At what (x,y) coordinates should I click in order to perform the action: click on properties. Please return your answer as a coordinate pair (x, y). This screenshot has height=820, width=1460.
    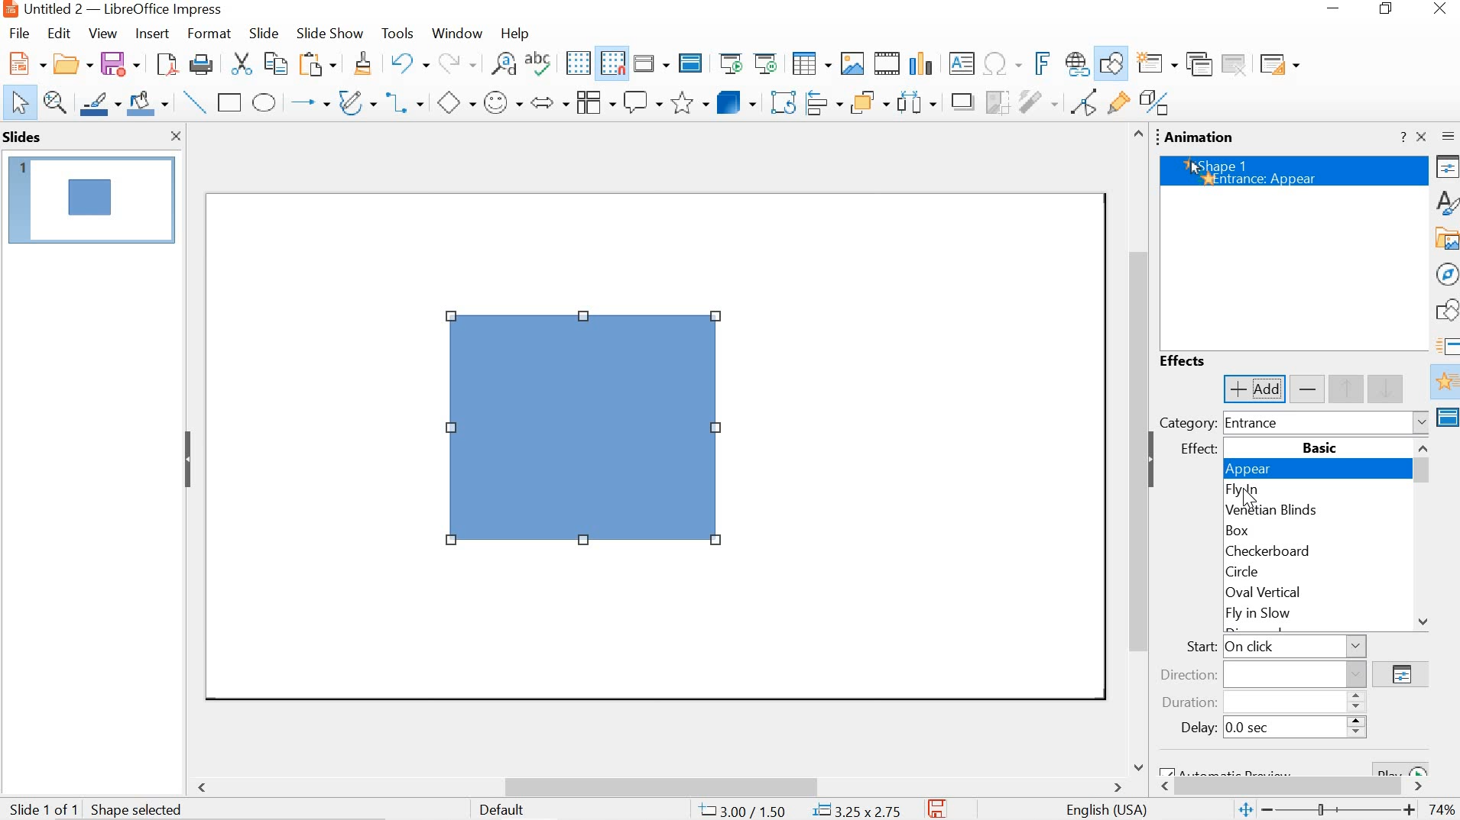
    Looking at the image, I should click on (1447, 166).